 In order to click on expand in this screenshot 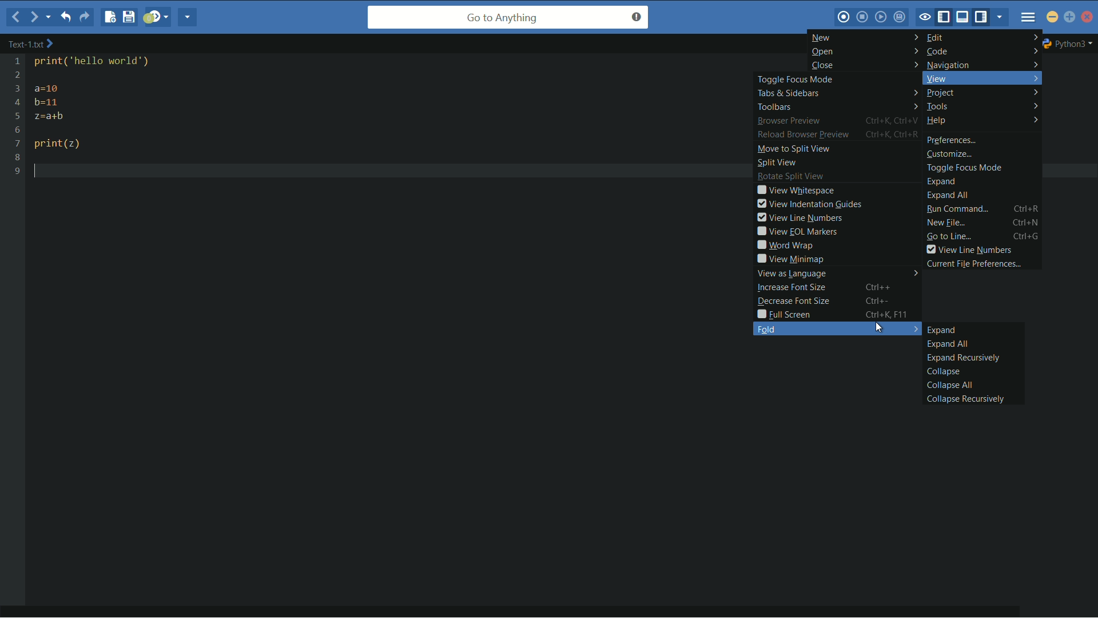, I will do `click(942, 330)`.